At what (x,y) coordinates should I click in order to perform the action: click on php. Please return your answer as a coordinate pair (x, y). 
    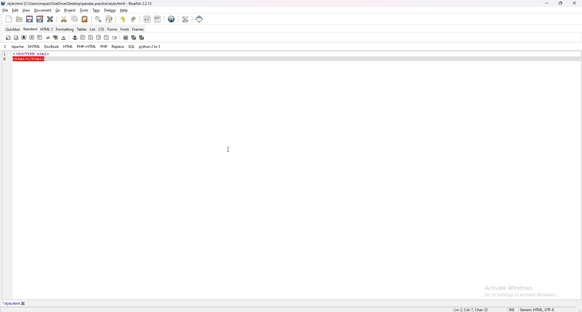
    Looking at the image, I should click on (104, 46).